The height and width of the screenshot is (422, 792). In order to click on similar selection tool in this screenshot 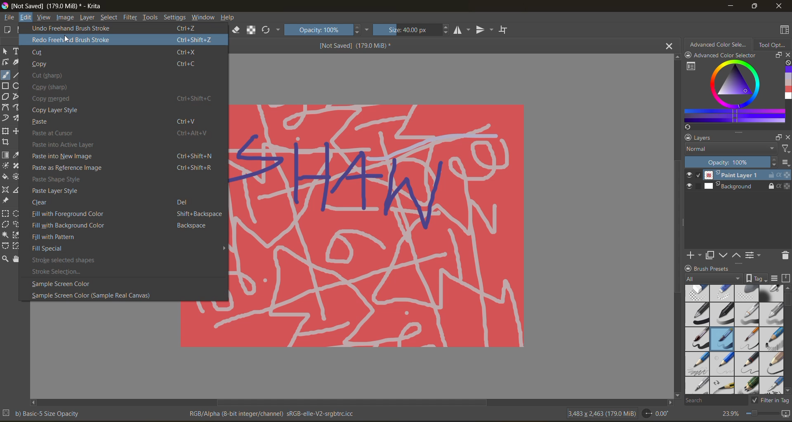, I will do `click(18, 235)`.